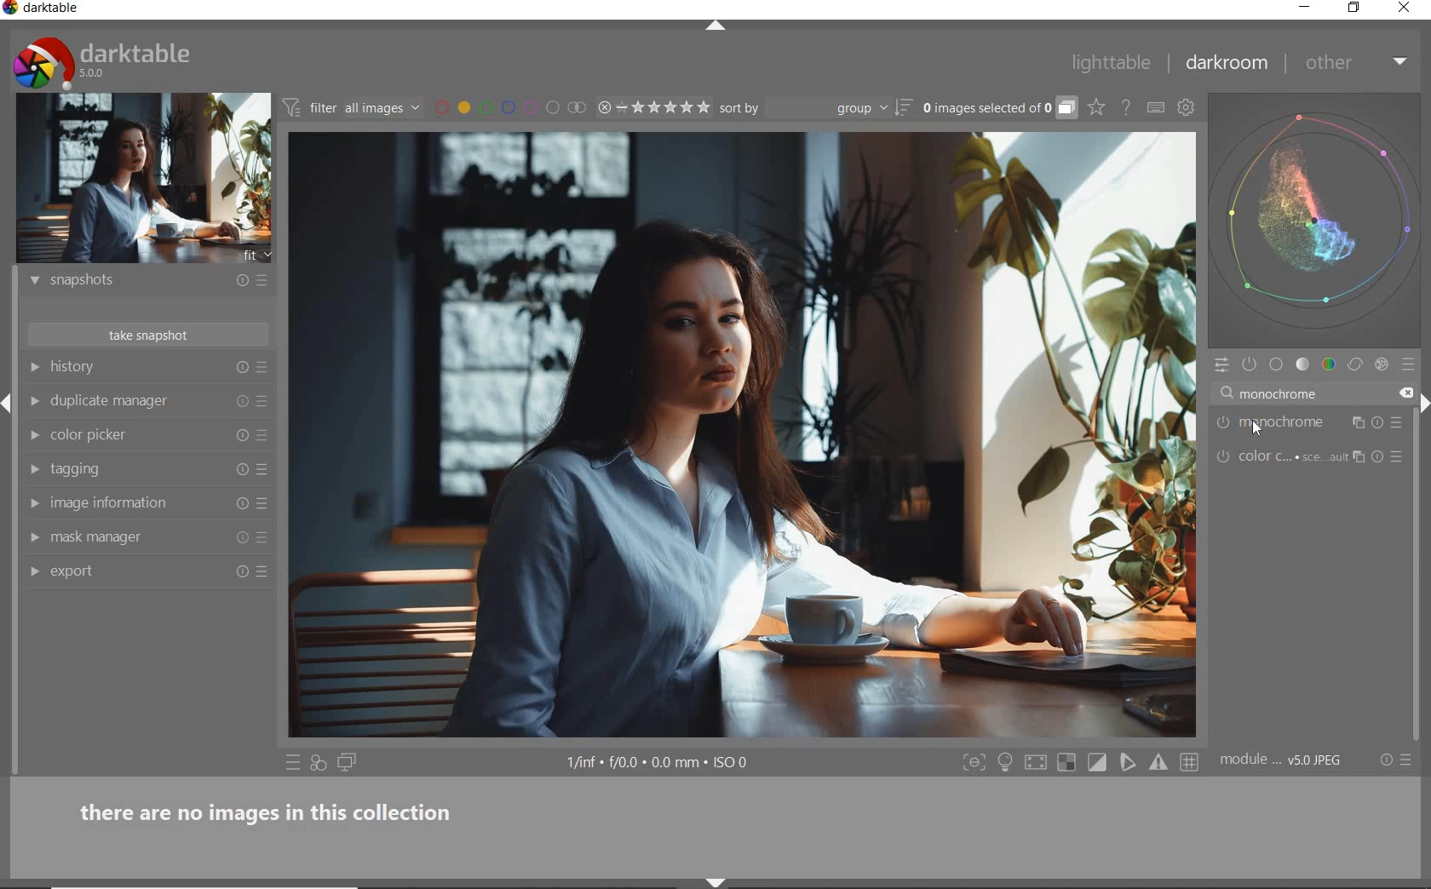  I want to click on history, so click(138, 368).